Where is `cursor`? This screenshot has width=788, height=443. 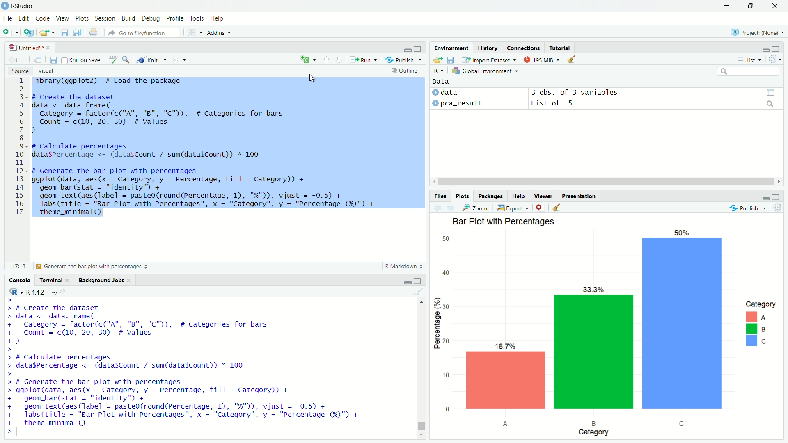 cursor is located at coordinates (313, 78).